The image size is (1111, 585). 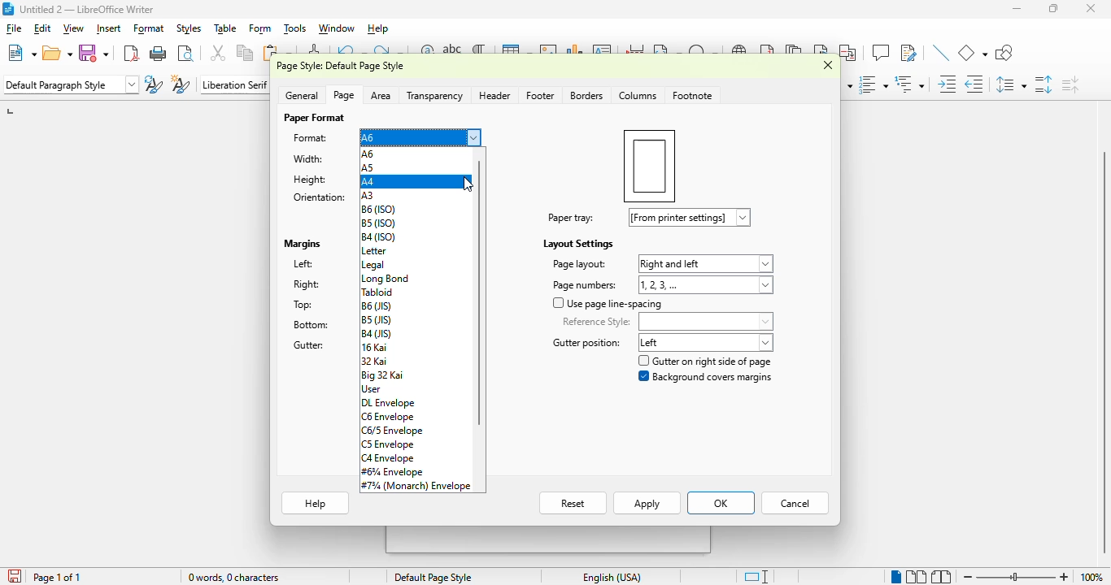 I want to click on user, so click(x=373, y=388).